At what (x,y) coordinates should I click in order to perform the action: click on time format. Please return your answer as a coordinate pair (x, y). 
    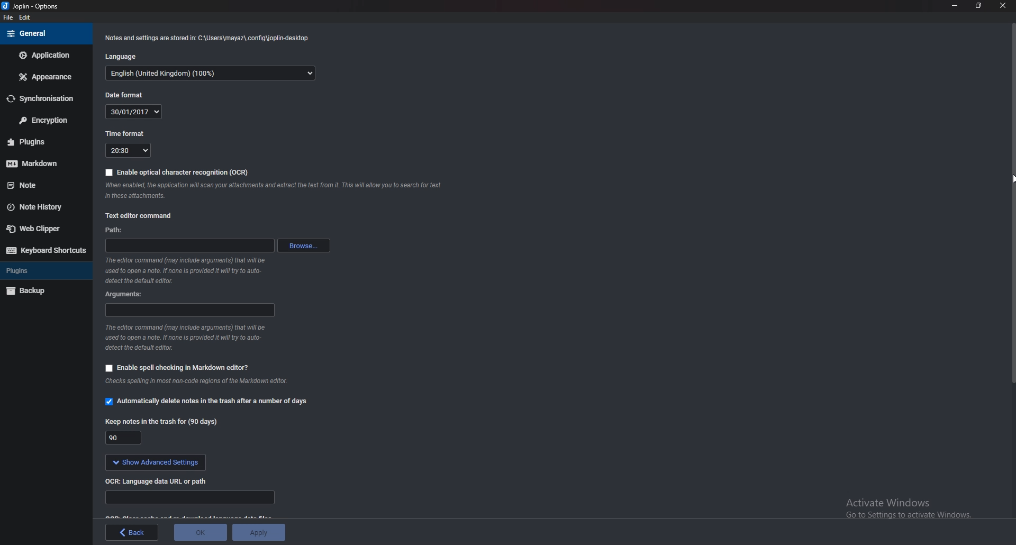
    Looking at the image, I should click on (126, 134).